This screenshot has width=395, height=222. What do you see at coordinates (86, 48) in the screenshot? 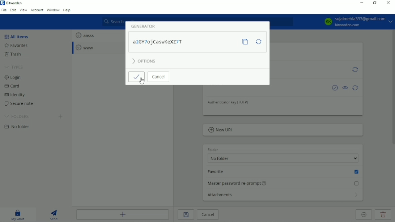
I see `www` at bounding box center [86, 48].